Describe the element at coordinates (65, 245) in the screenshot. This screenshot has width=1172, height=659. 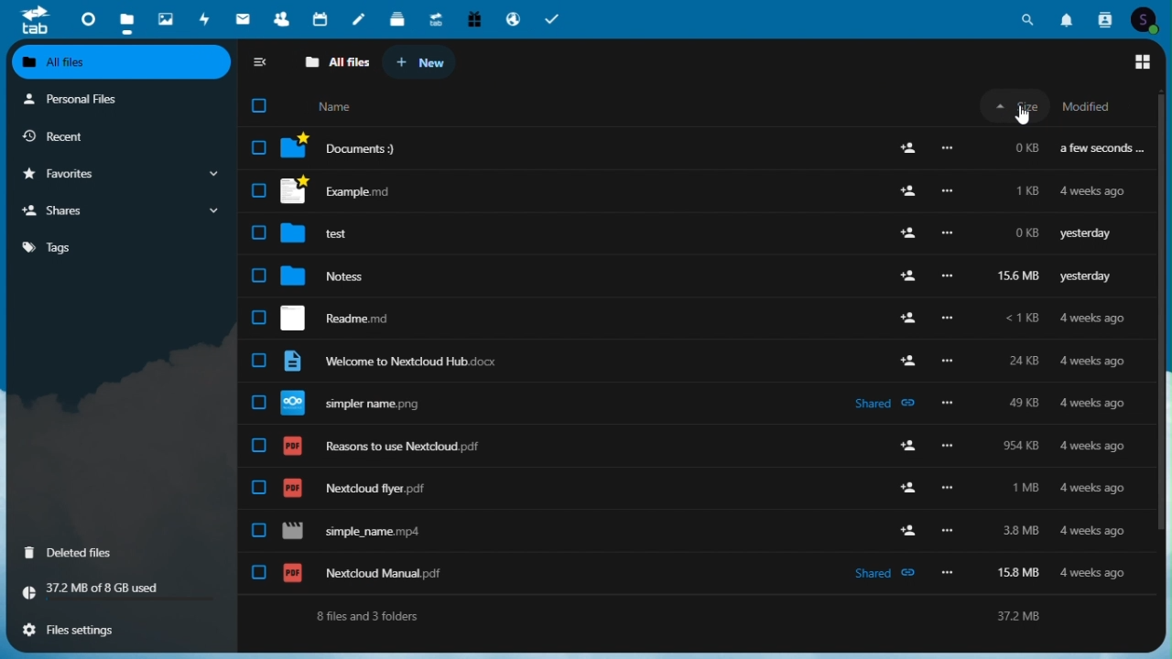
I see `Tag` at that location.